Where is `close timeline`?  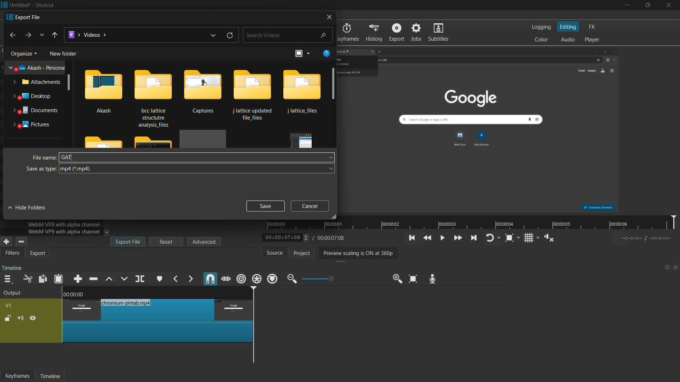 close timeline is located at coordinates (676, 268).